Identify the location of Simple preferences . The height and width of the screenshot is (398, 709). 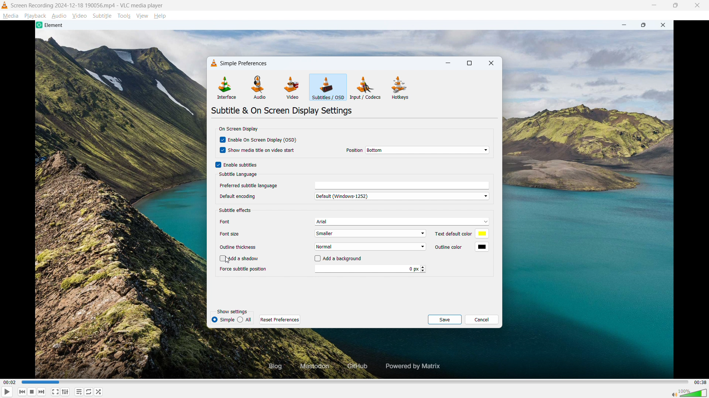
(243, 63).